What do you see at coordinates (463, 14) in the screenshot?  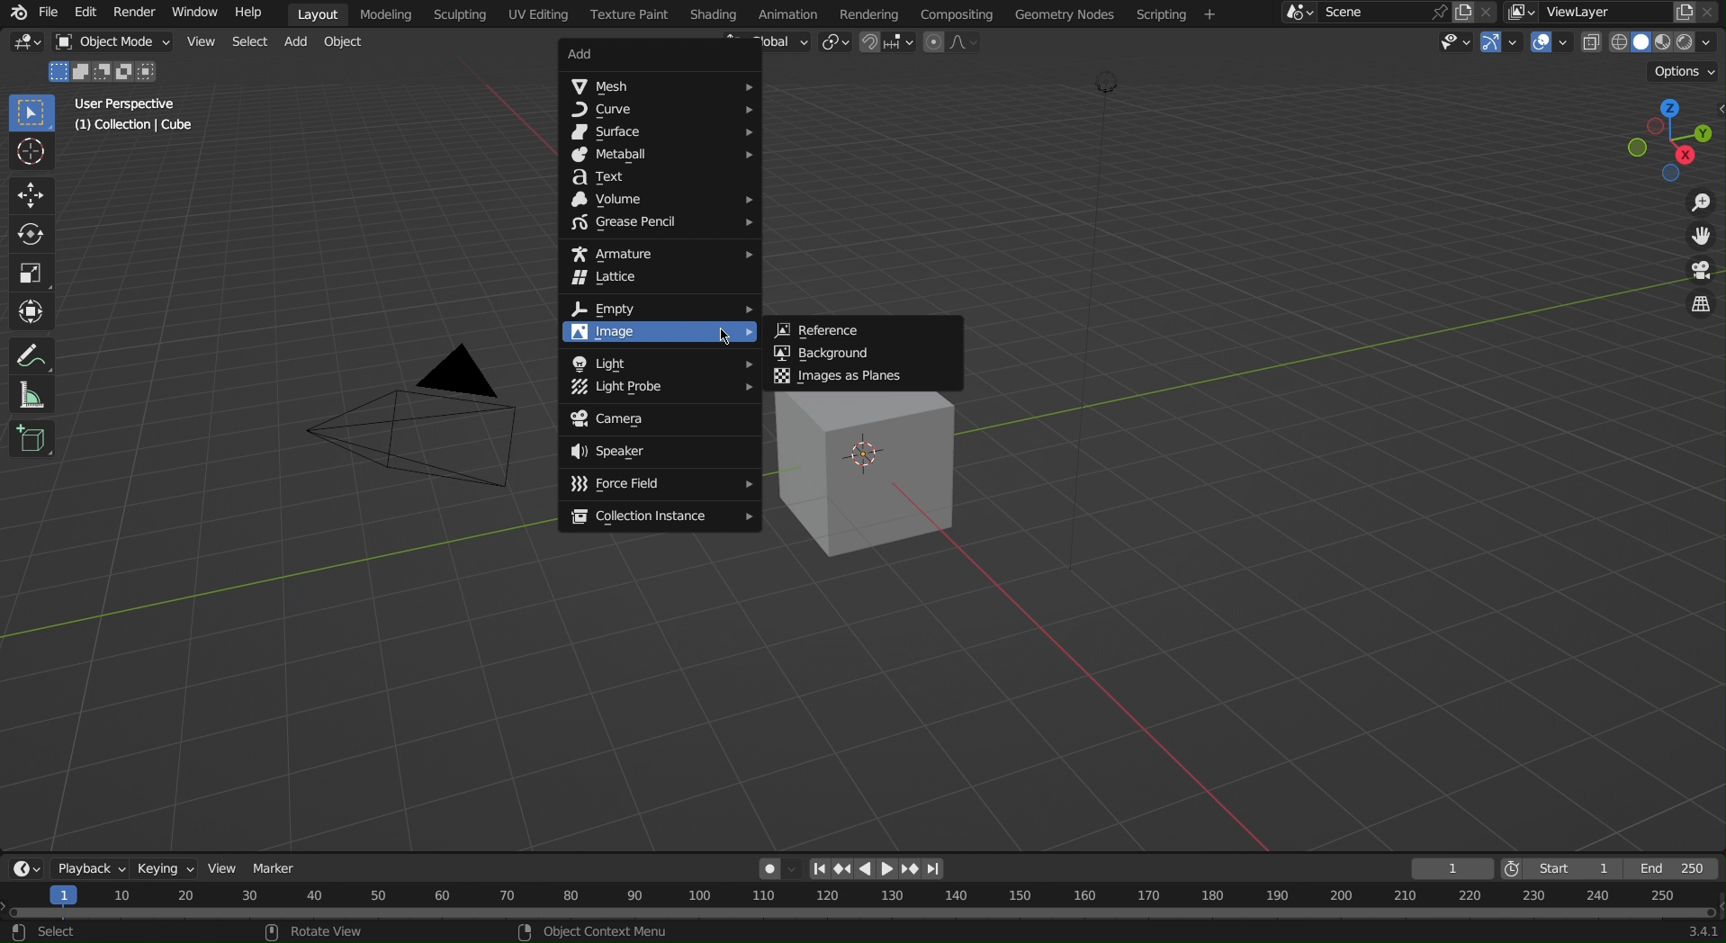 I see `Scripting` at bounding box center [463, 14].